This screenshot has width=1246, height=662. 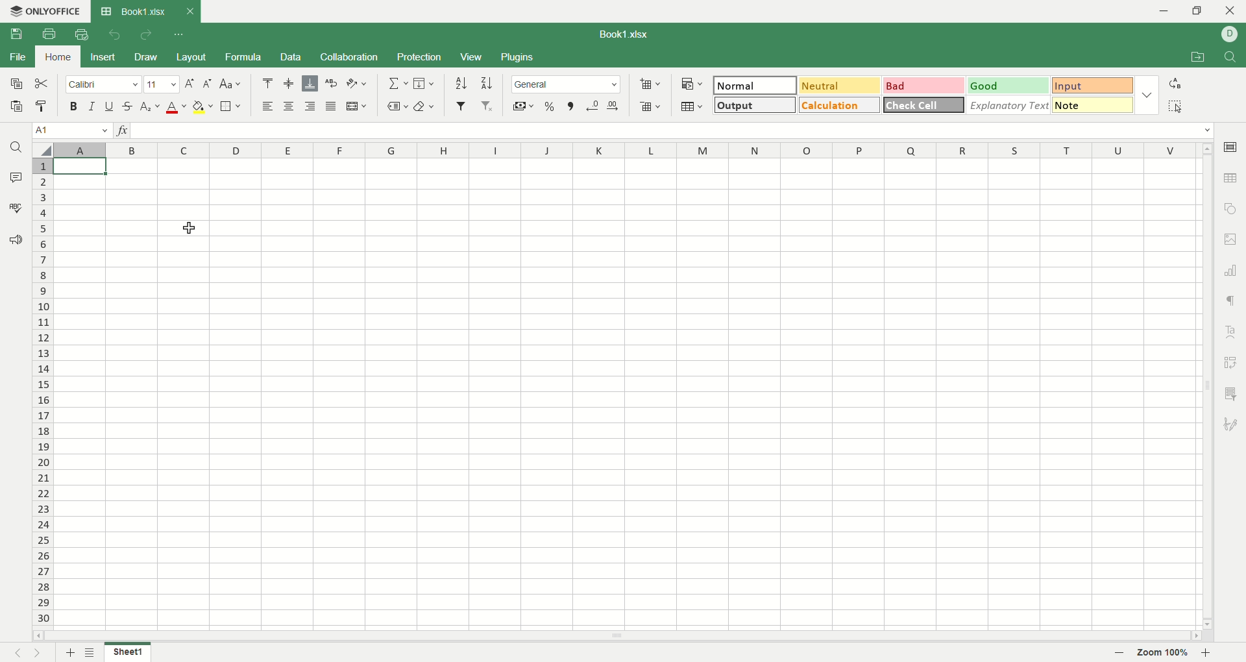 What do you see at coordinates (1010, 104) in the screenshot?
I see `explanatory text` at bounding box center [1010, 104].